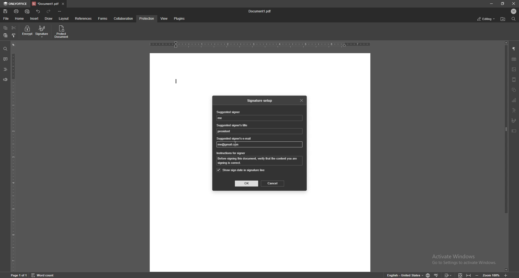 Image resolution: width=519 pixels, height=278 pixels. What do you see at coordinates (64, 19) in the screenshot?
I see `layout` at bounding box center [64, 19].